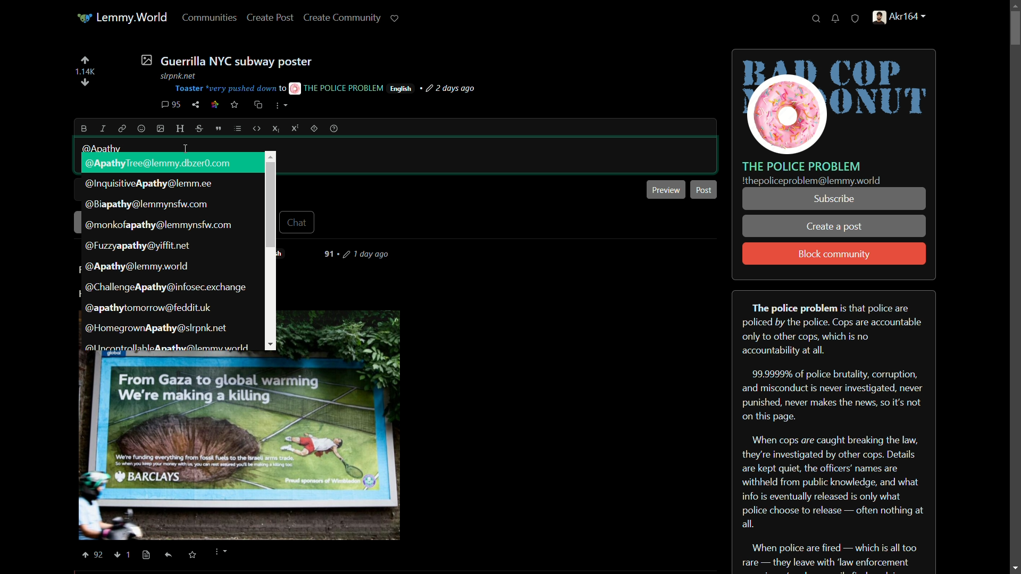  Describe the element at coordinates (230, 89) in the screenshot. I see `Toaster "very pushed down t0` at that location.